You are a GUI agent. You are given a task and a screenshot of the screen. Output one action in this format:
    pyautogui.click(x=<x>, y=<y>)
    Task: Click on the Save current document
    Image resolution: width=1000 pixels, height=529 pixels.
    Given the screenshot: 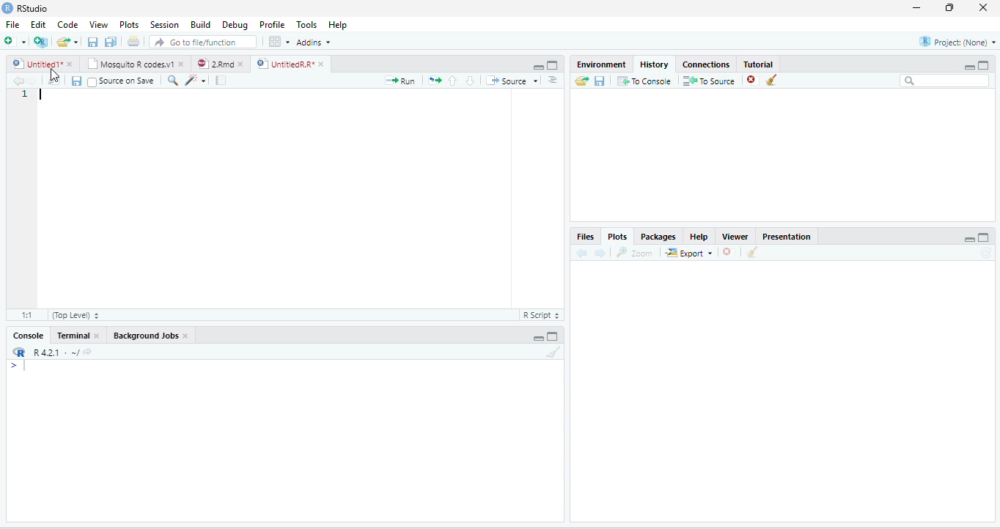 What is the action you would take?
    pyautogui.click(x=76, y=81)
    